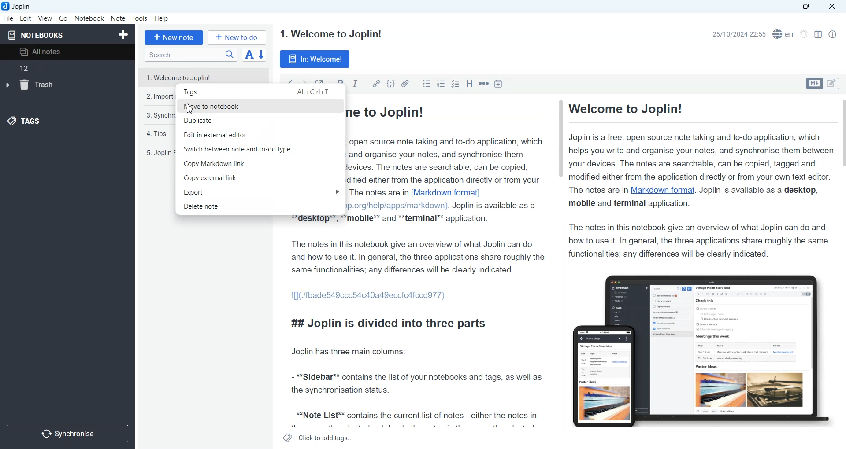  Describe the element at coordinates (427, 83) in the screenshot. I see `Bulleted list` at that location.